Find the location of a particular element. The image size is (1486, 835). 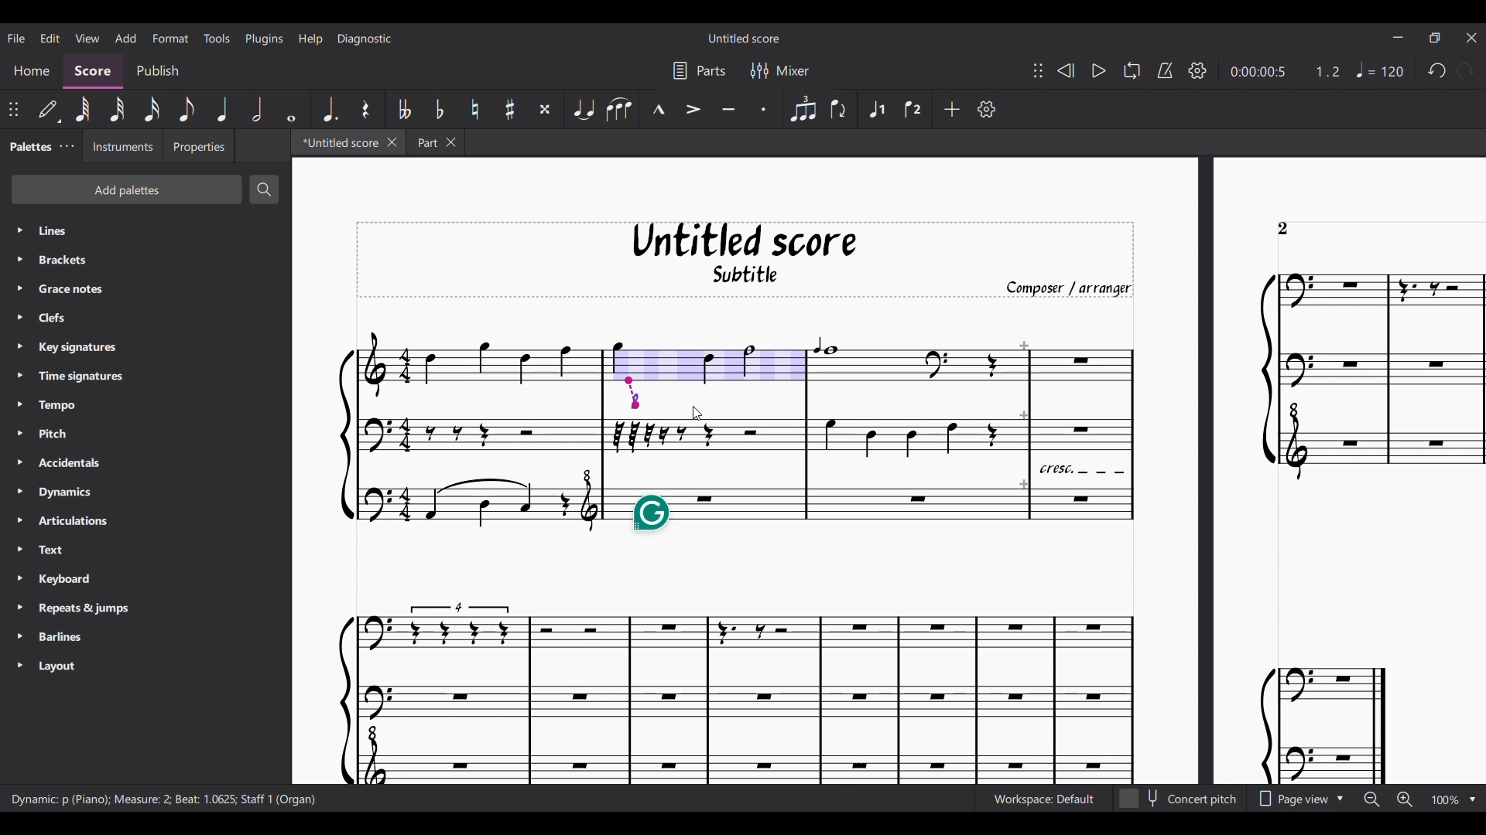

Toggle natural is located at coordinates (475, 109).